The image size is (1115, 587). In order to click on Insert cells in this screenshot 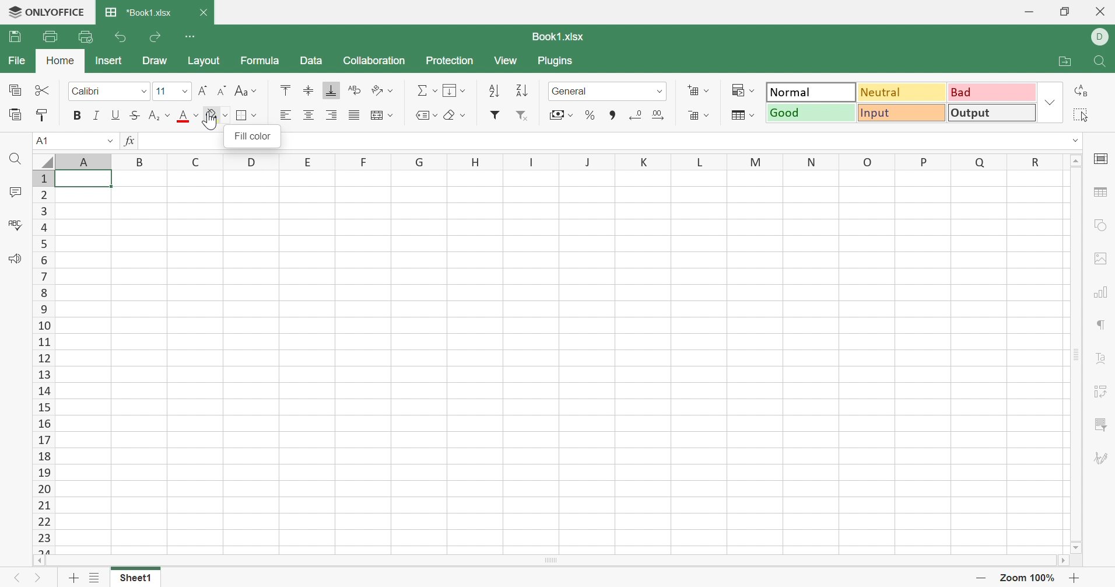, I will do `click(699, 92)`.